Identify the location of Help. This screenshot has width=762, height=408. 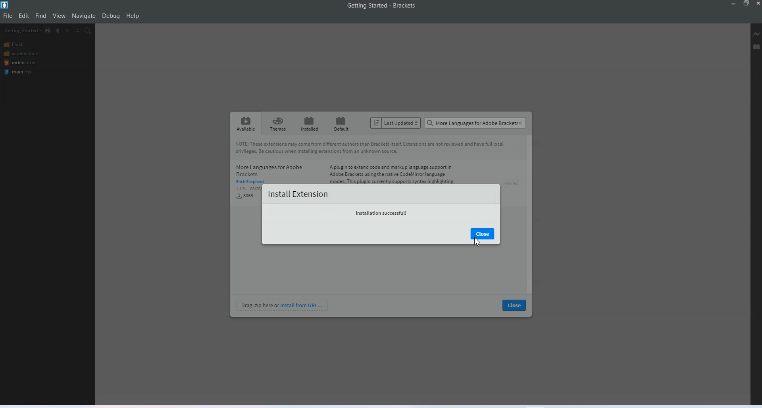
(133, 16).